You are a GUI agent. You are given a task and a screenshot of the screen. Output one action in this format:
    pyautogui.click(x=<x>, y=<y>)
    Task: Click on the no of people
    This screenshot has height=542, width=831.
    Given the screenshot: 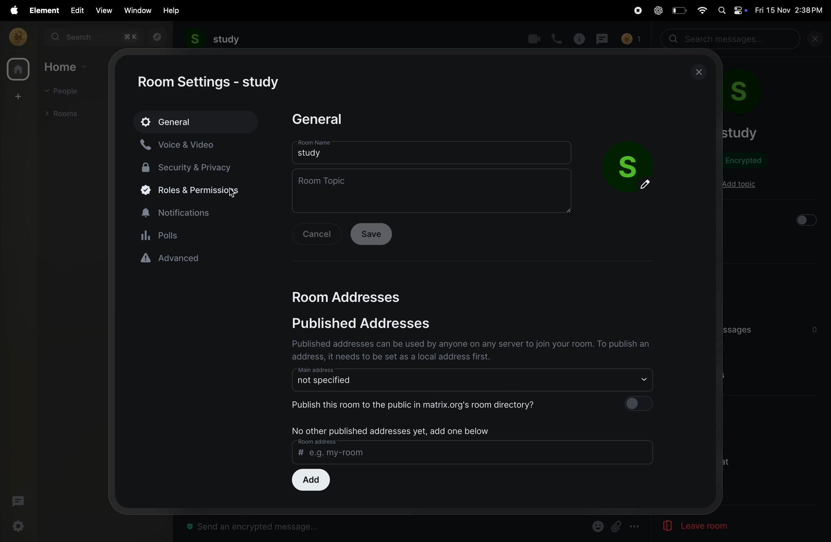 What is the action you would take?
    pyautogui.click(x=631, y=39)
    